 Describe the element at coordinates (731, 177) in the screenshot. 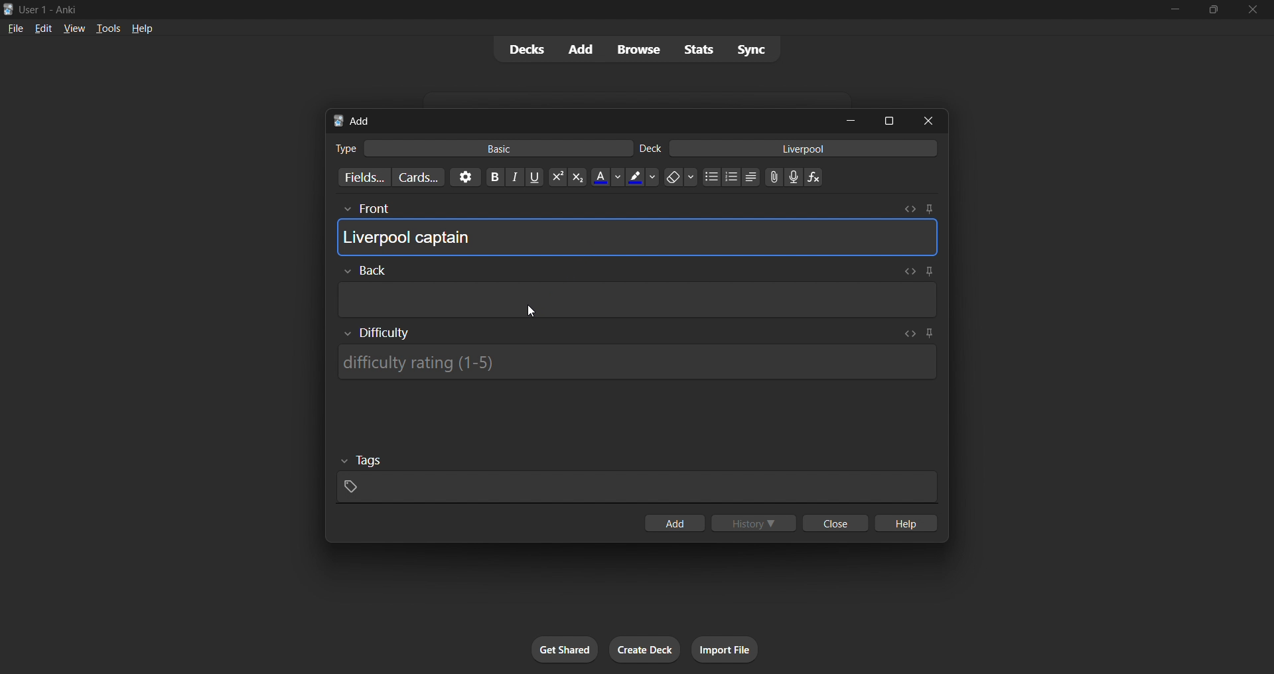

I see `Ordered list` at that location.